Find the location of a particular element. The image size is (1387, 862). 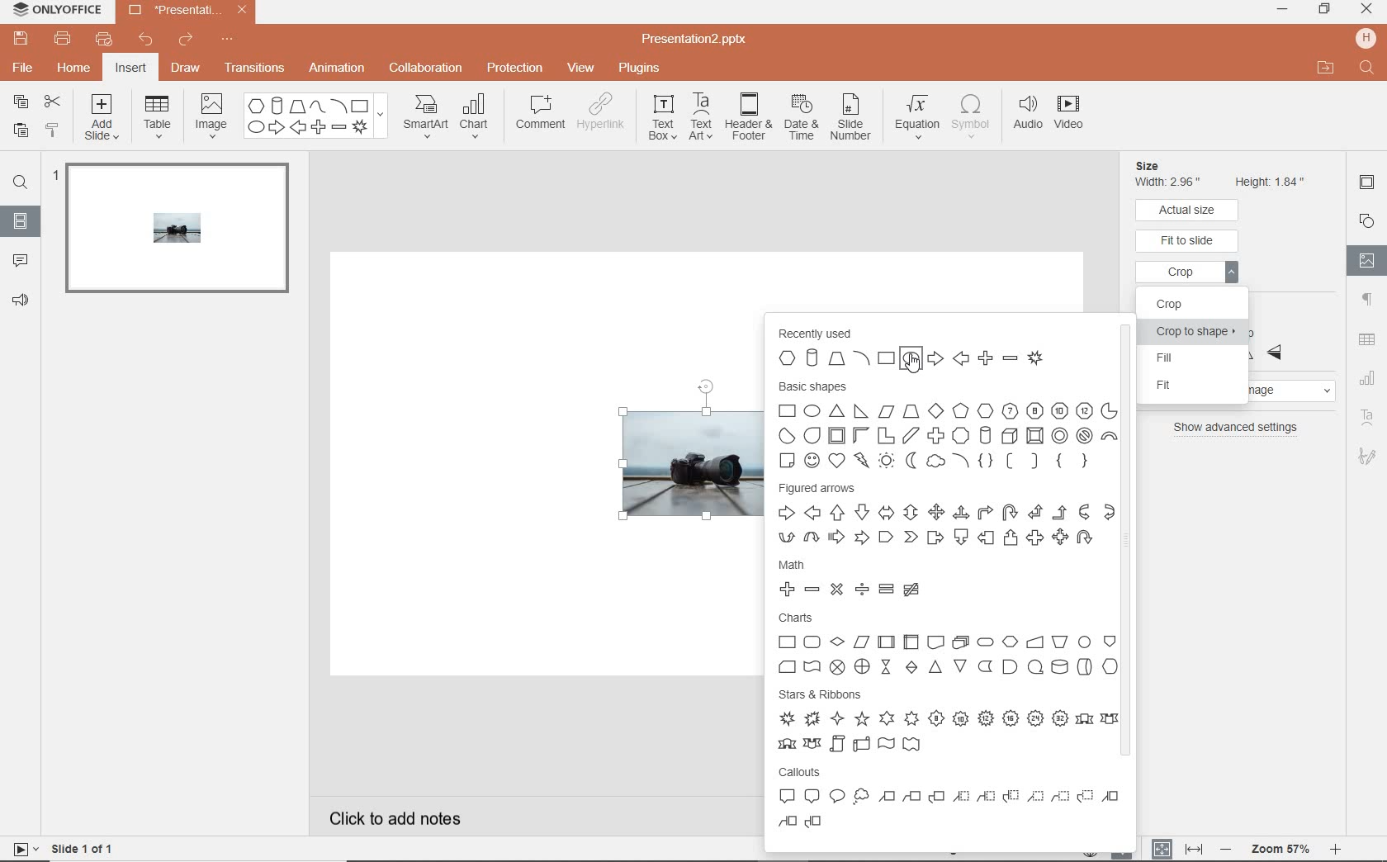

date & time is located at coordinates (803, 117).